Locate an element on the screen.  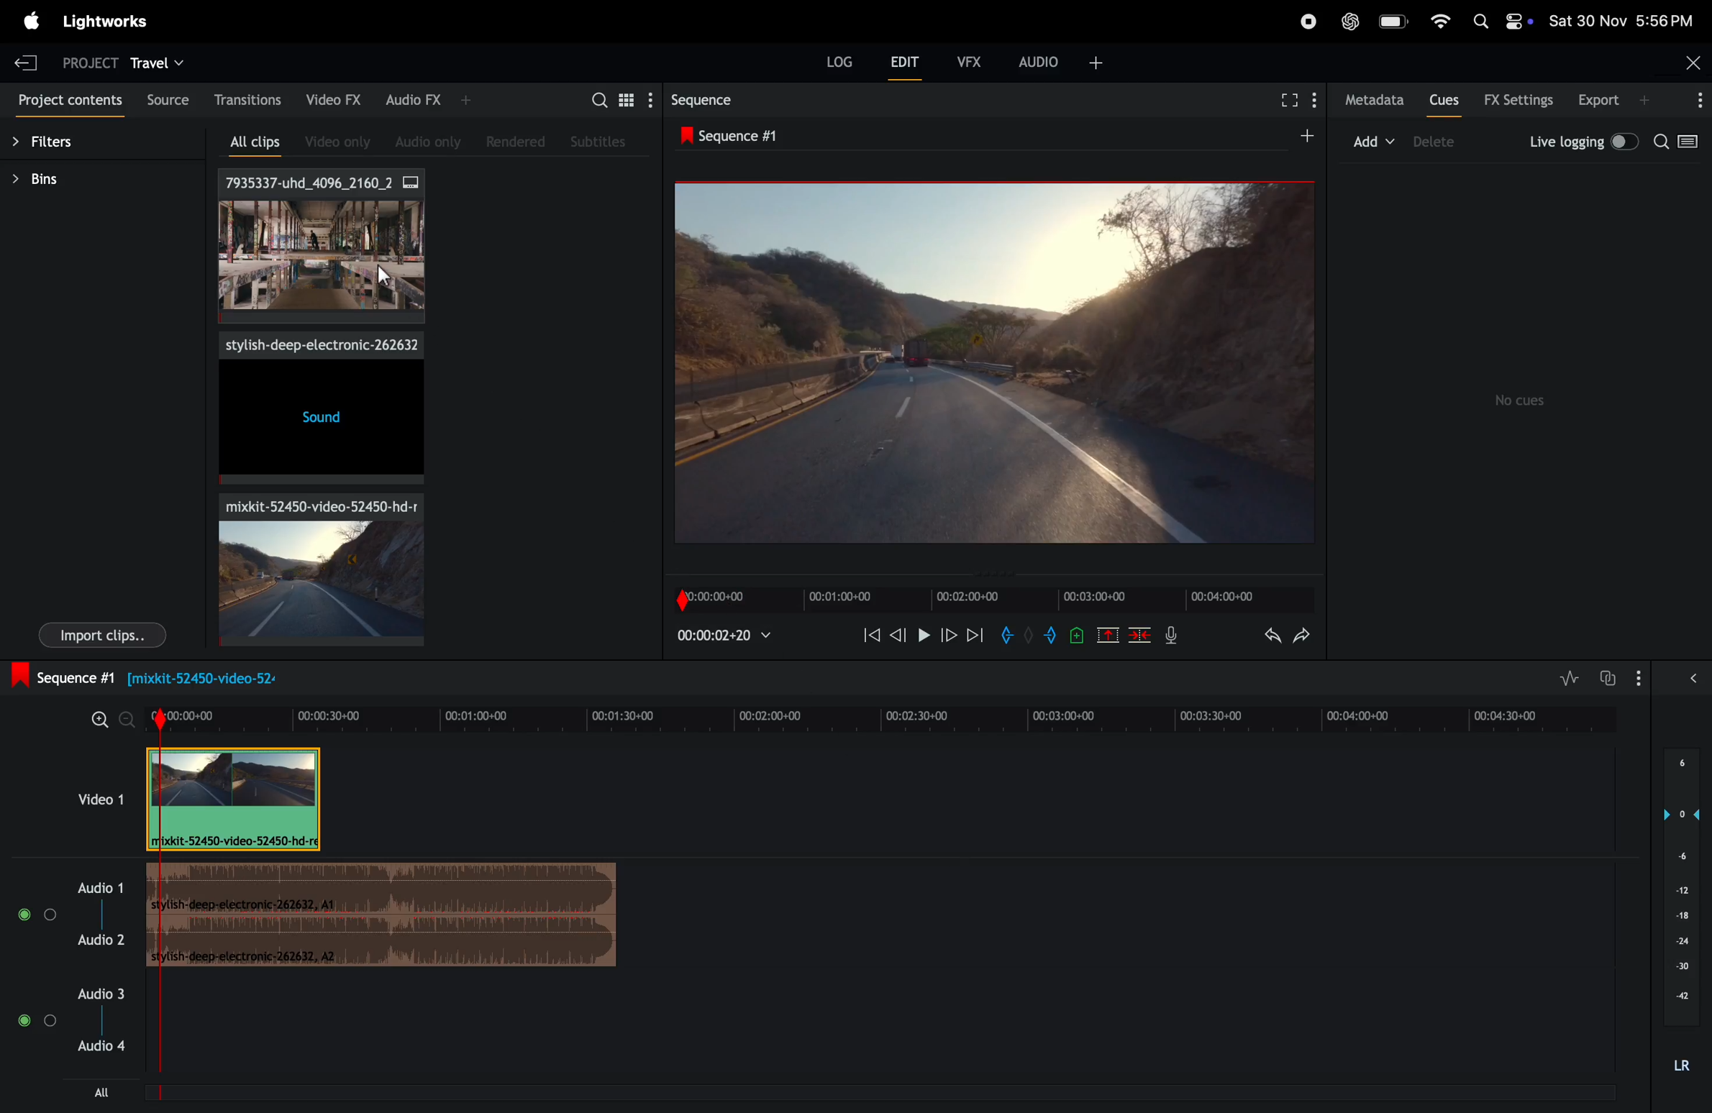
filters is located at coordinates (56, 145).